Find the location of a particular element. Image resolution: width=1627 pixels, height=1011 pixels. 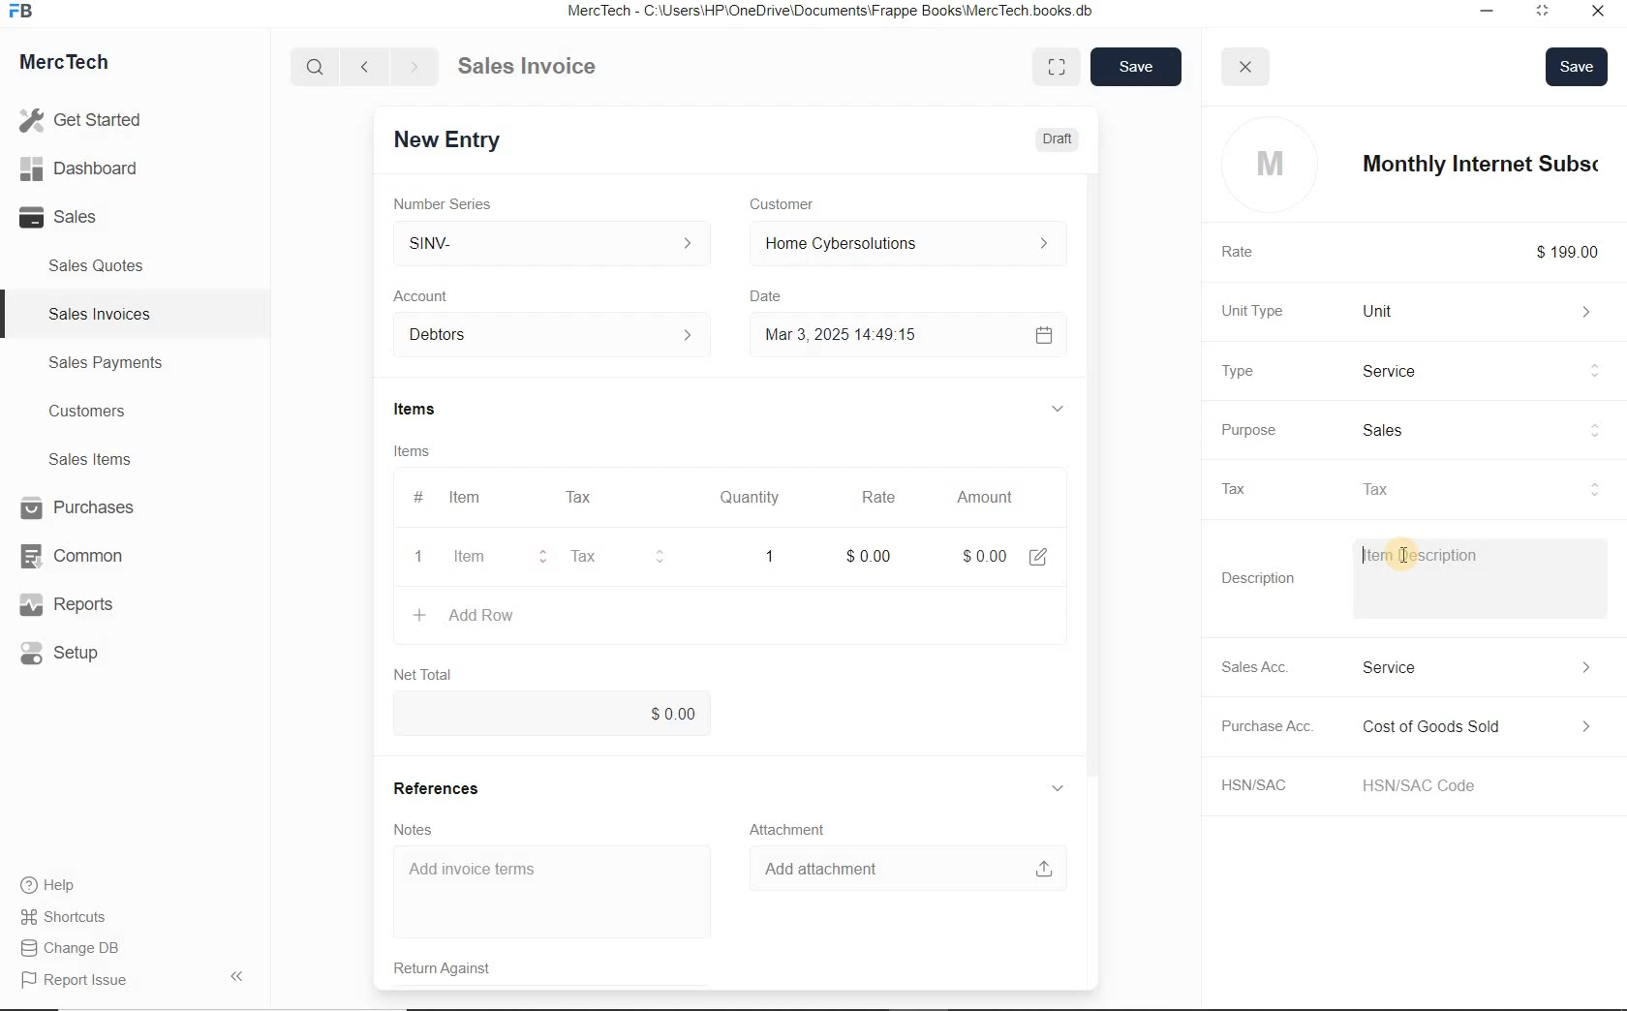

+ Add Row is located at coordinates (486, 616).